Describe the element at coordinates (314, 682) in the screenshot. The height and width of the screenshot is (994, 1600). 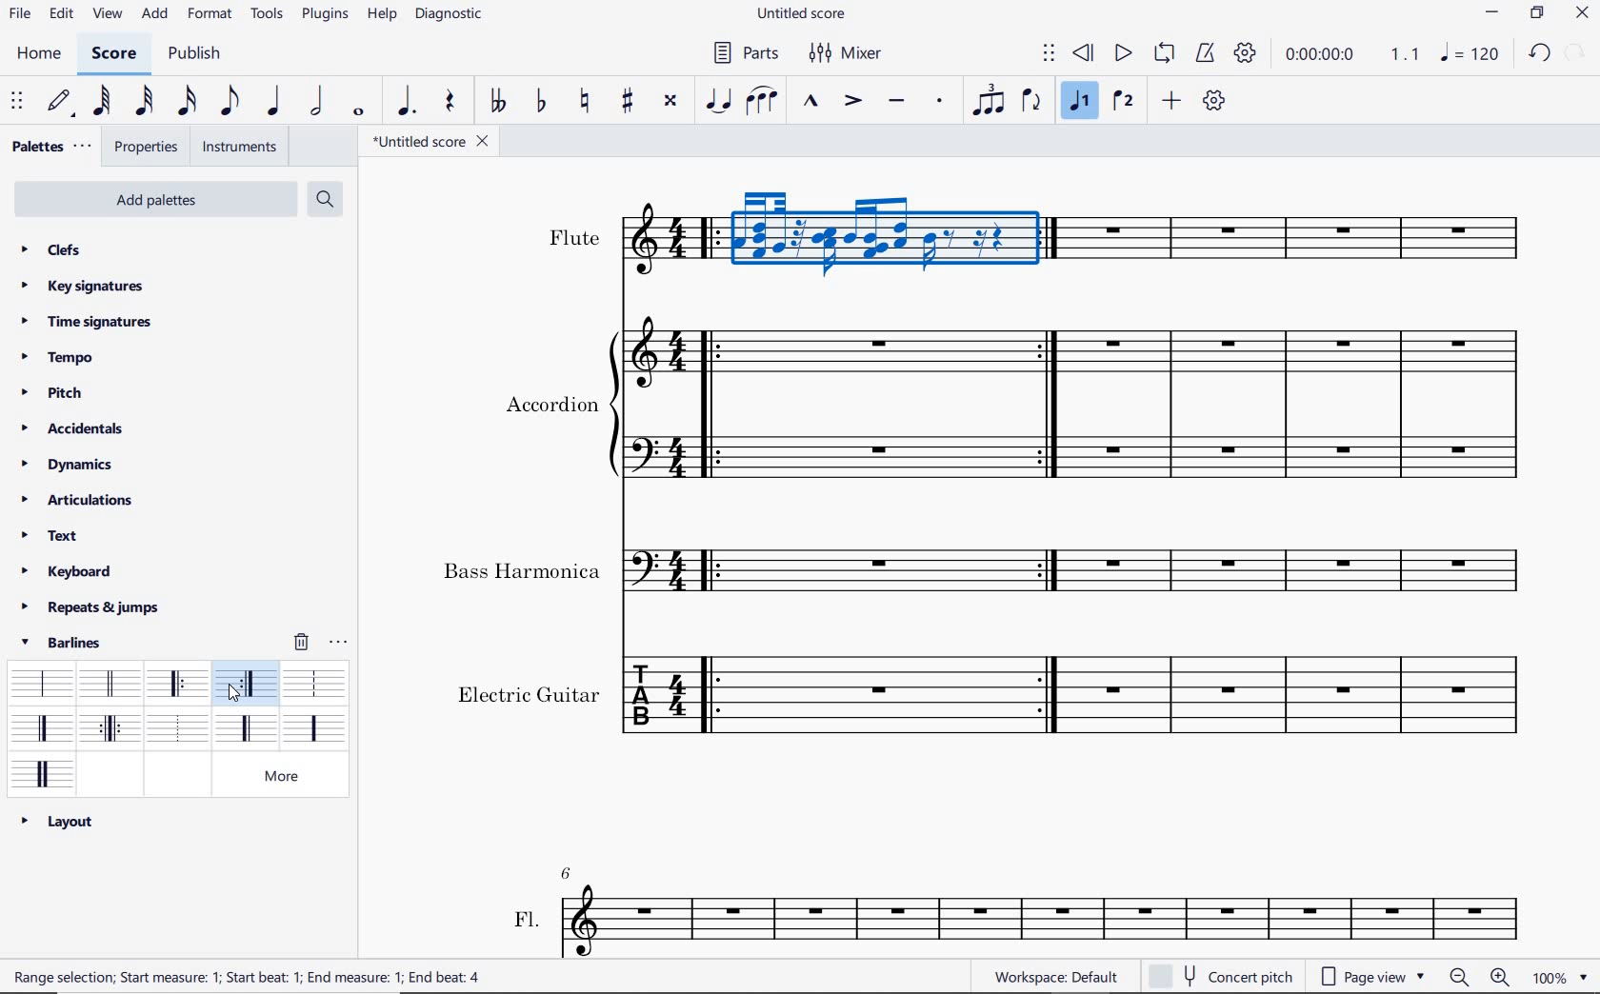
I see `dashed barline` at that location.